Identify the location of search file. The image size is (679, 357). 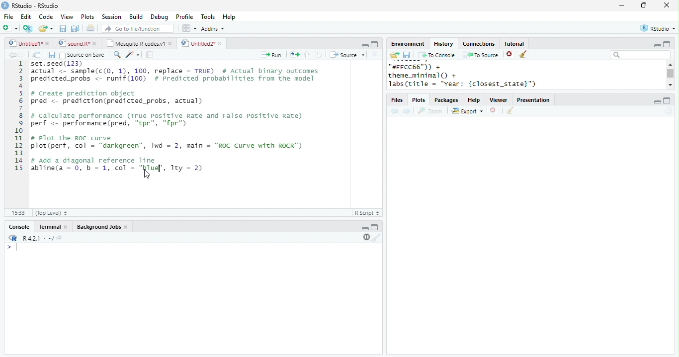
(138, 28).